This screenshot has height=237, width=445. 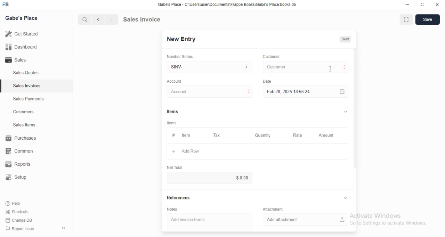 What do you see at coordinates (428, 20) in the screenshot?
I see `Save` at bounding box center [428, 20].